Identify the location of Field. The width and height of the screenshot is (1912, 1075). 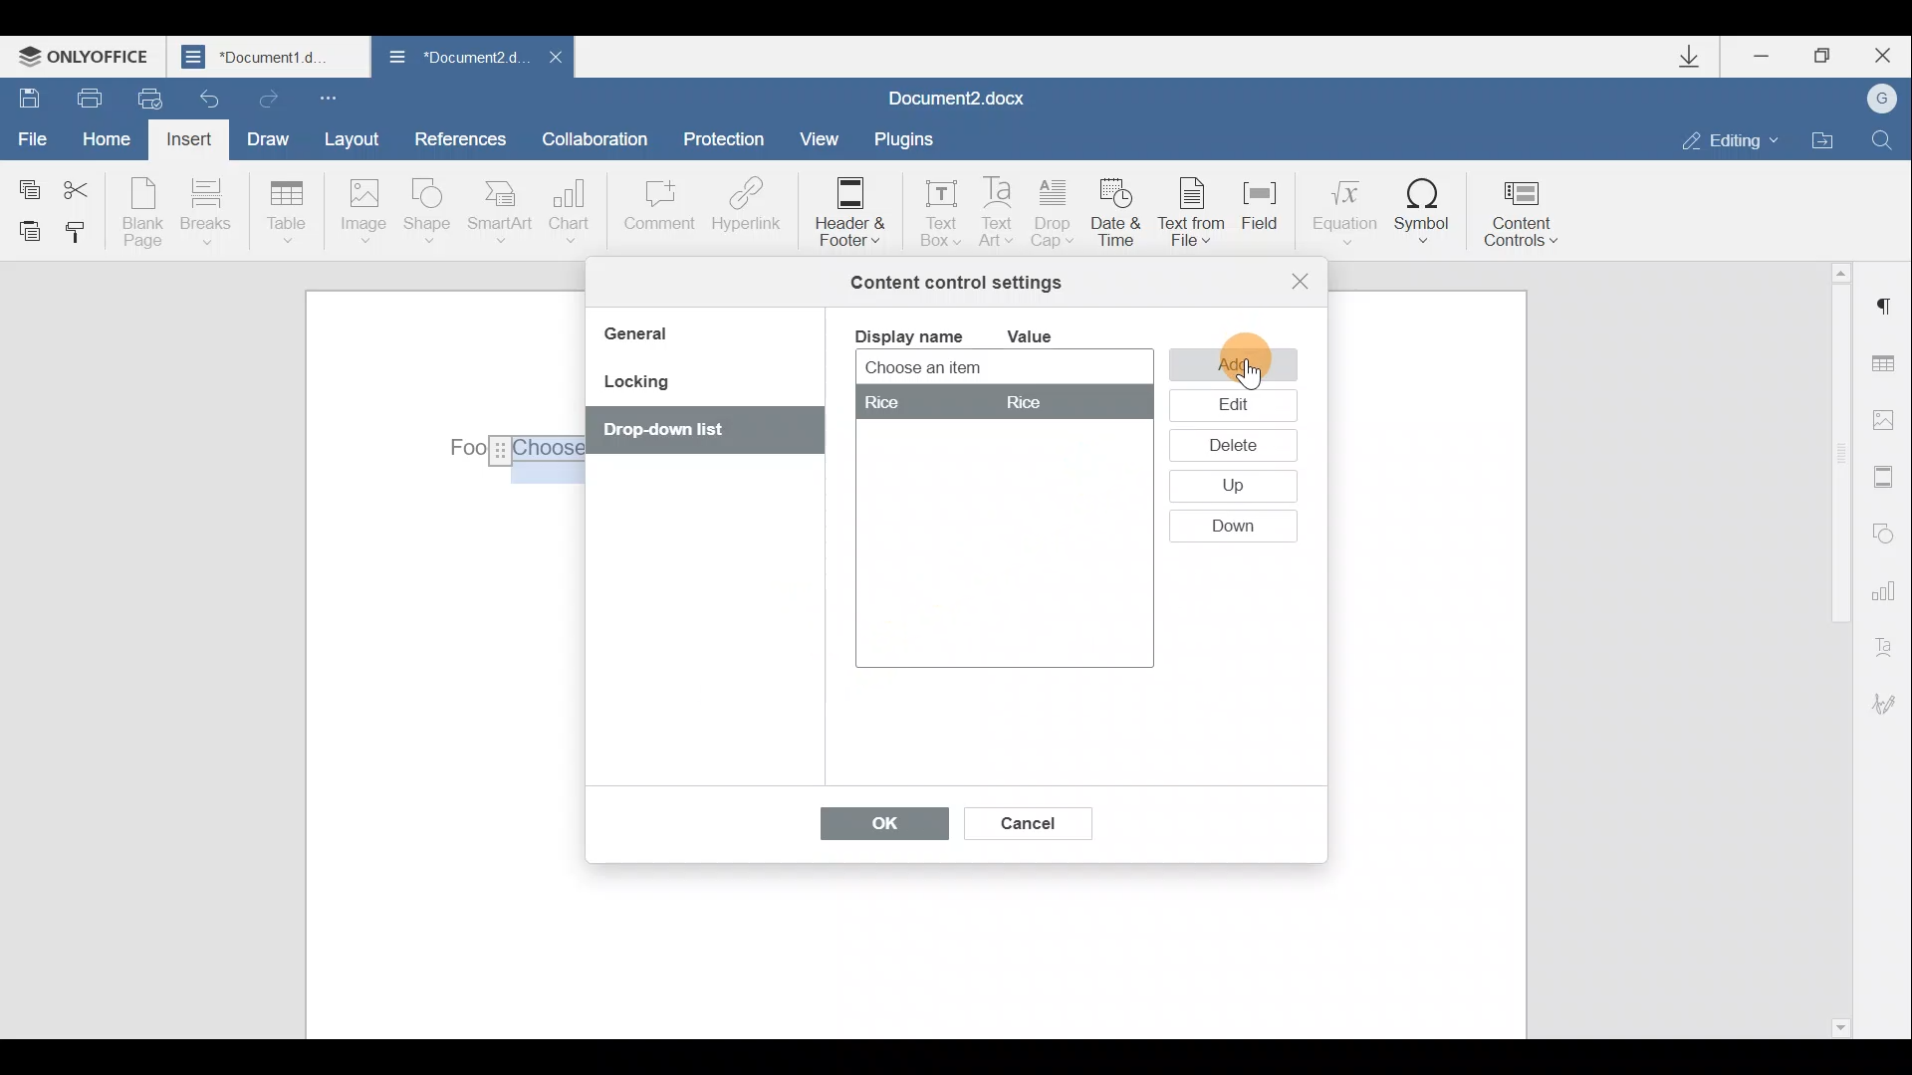
(1269, 218).